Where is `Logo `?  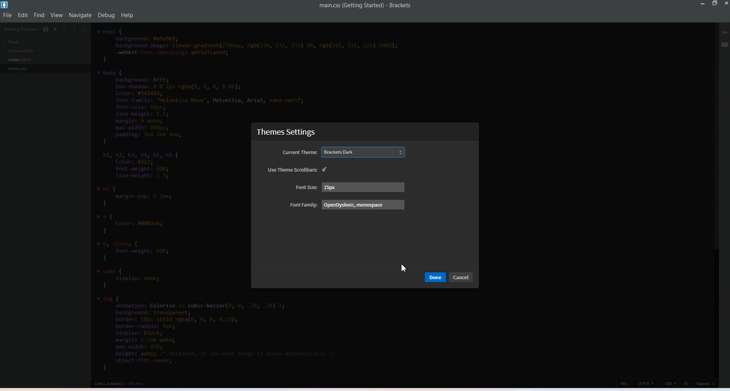 Logo  is located at coordinates (5, 5).